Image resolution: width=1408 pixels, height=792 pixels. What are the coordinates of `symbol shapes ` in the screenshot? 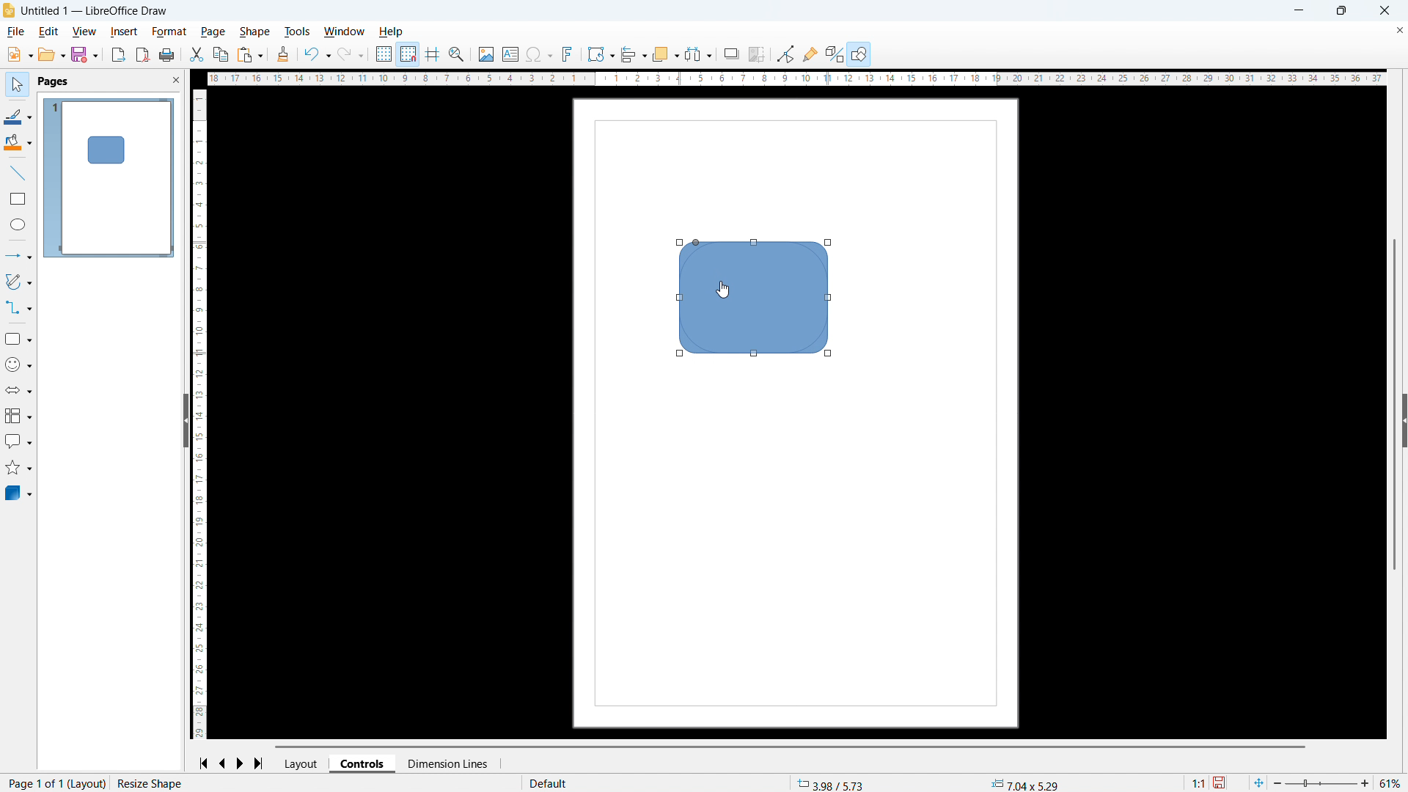 It's located at (18, 365).